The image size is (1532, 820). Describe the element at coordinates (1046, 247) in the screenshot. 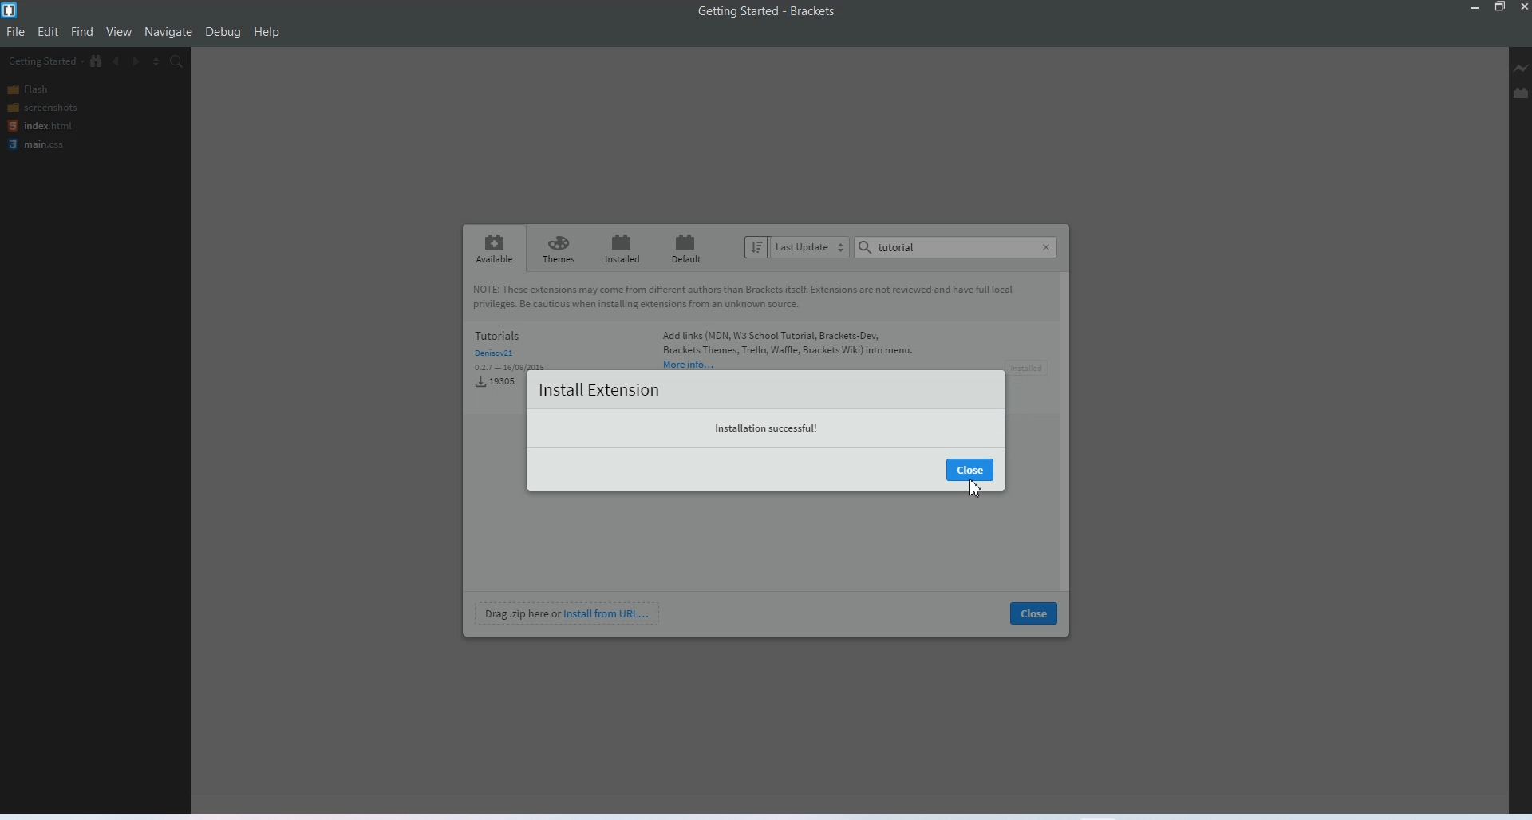

I see `Close` at that location.